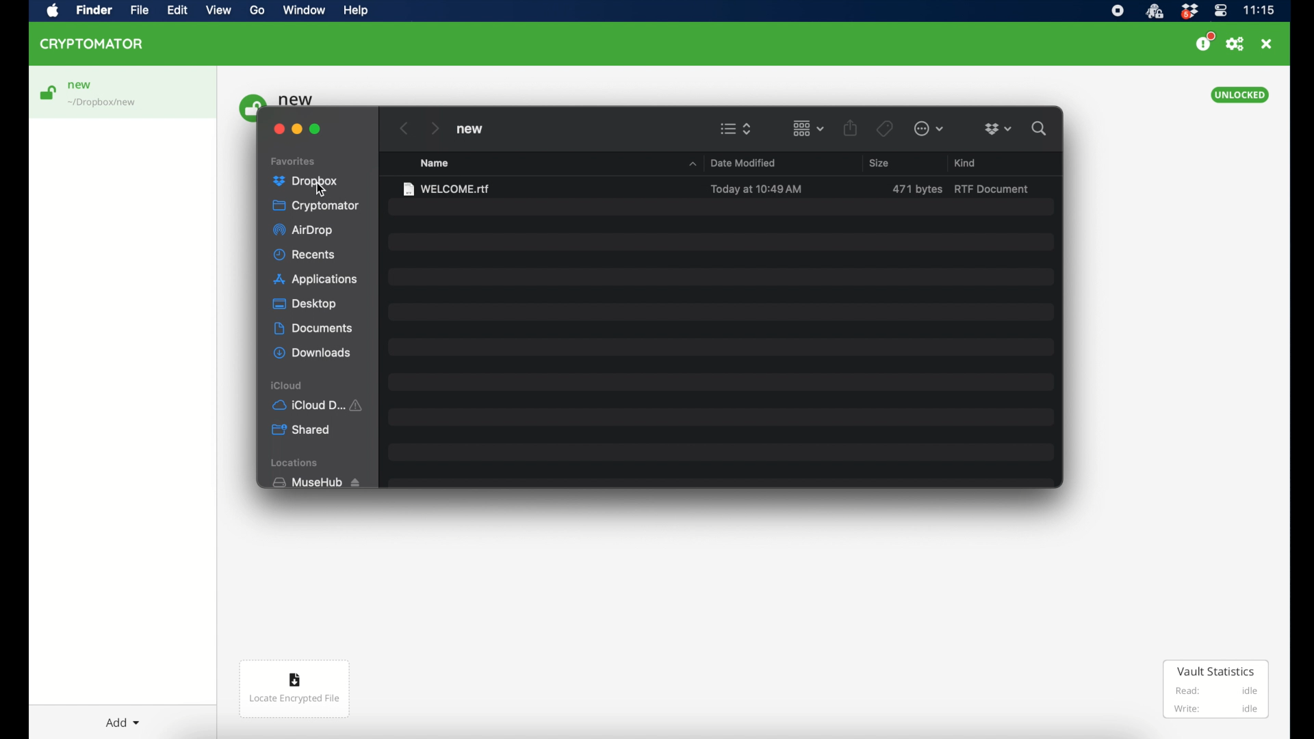 The height and width of the screenshot is (739, 1314). Describe the element at coordinates (103, 103) in the screenshot. I see `location` at that location.